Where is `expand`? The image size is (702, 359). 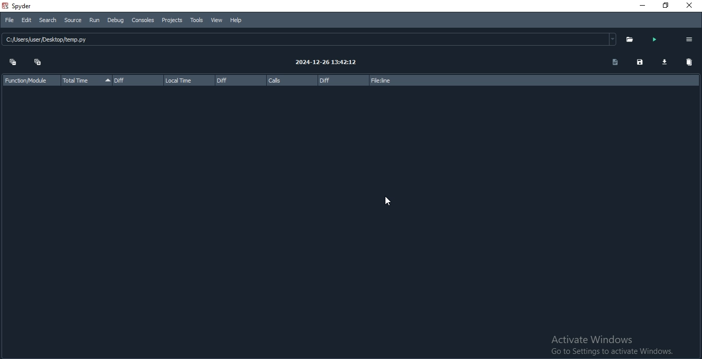 expand is located at coordinates (39, 62).